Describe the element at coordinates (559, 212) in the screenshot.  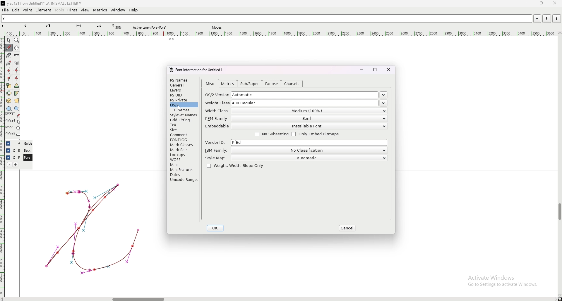
I see `scroll bar vertical` at that location.